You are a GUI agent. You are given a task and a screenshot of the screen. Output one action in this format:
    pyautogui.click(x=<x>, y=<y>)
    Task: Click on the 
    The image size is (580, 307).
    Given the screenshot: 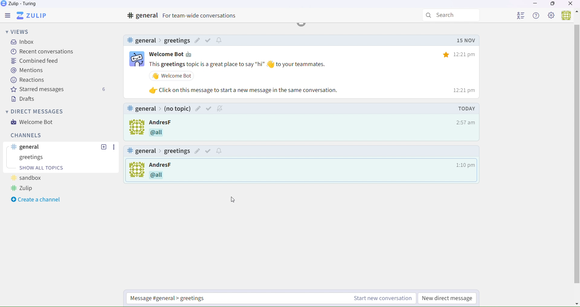 What is the action you would take?
    pyautogui.click(x=103, y=147)
    